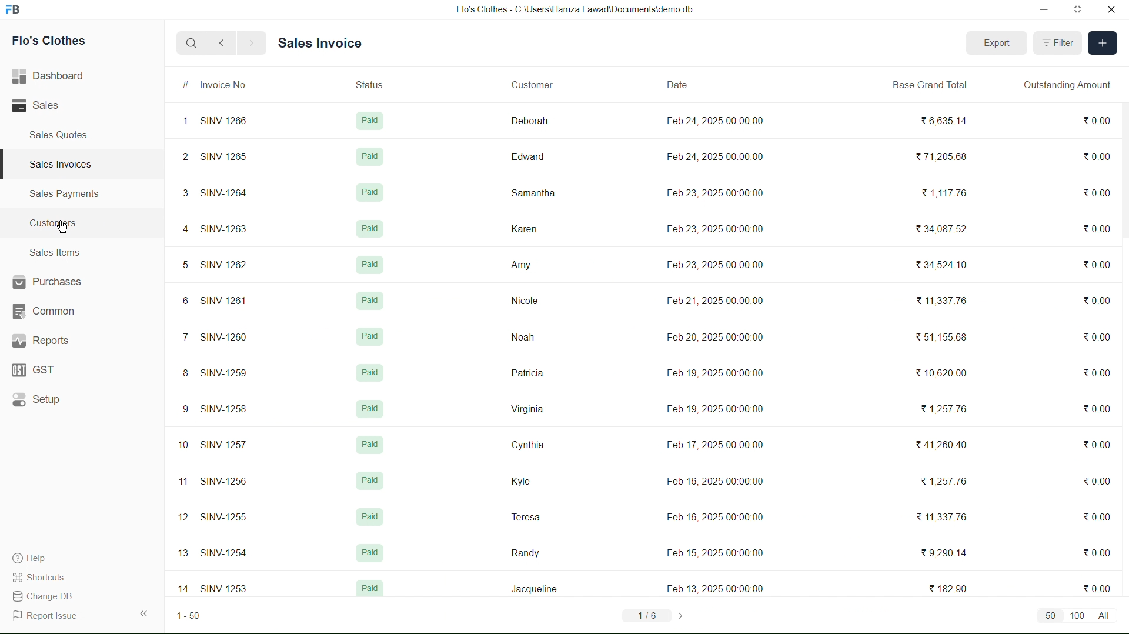  Describe the element at coordinates (1103, 44) in the screenshot. I see `Add new entry` at that location.